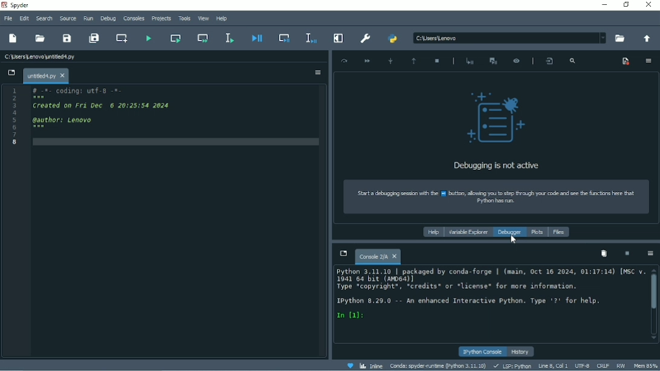  What do you see at coordinates (204, 39) in the screenshot?
I see `Run current cell and go to the next one` at bounding box center [204, 39].